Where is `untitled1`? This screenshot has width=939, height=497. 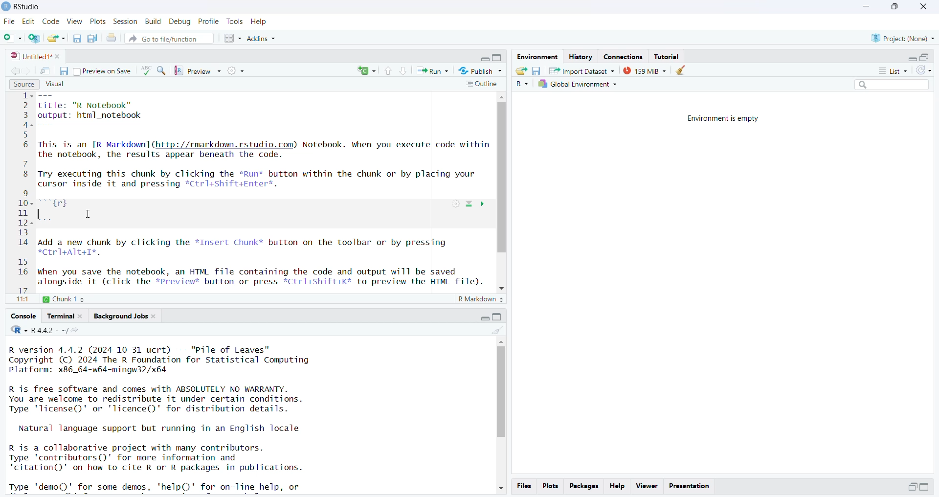
untitled1 is located at coordinates (36, 56).